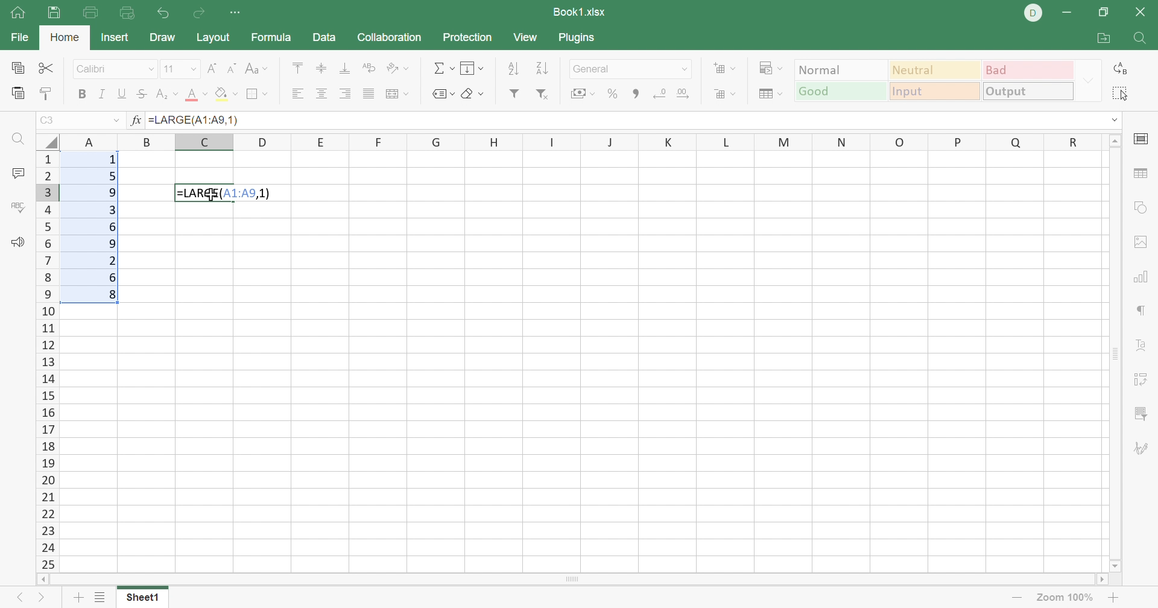 This screenshot has width=1158, height=608. What do you see at coordinates (125, 13) in the screenshot?
I see `quick print` at bounding box center [125, 13].